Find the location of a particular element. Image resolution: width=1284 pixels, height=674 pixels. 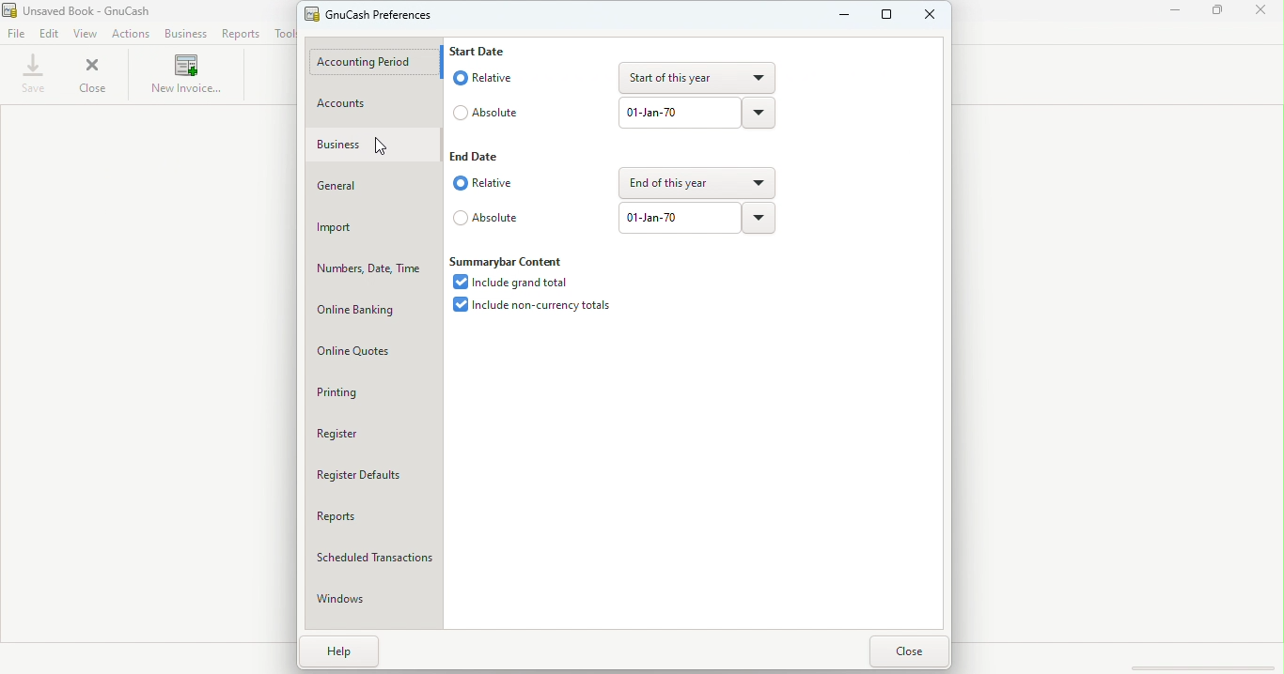

Minimize is located at coordinates (1167, 15).